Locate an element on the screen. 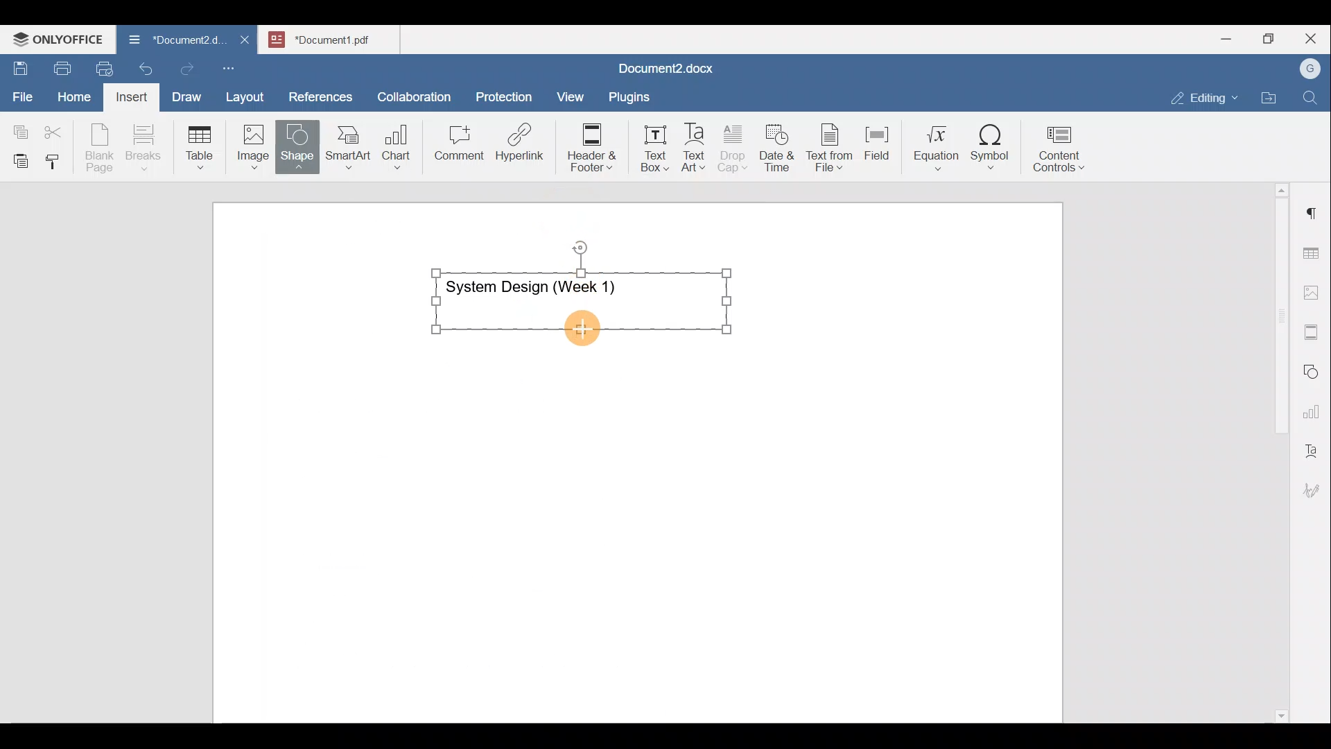  SmartArt is located at coordinates (346, 144).